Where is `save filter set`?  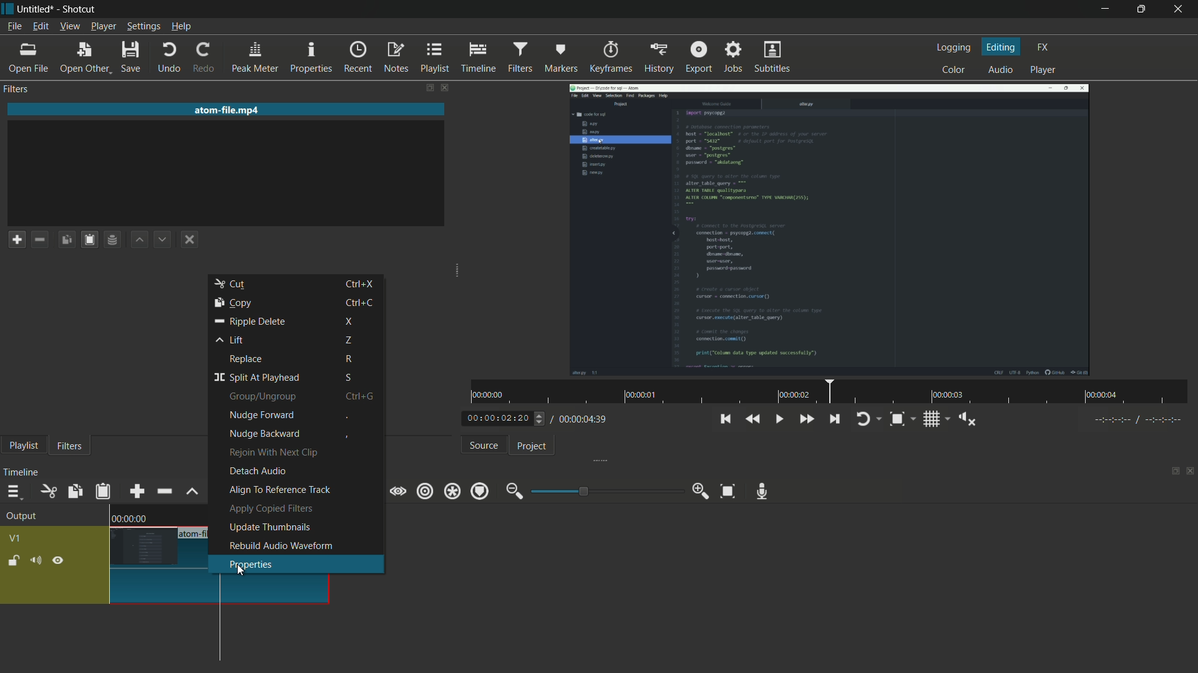 save filter set is located at coordinates (112, 240).